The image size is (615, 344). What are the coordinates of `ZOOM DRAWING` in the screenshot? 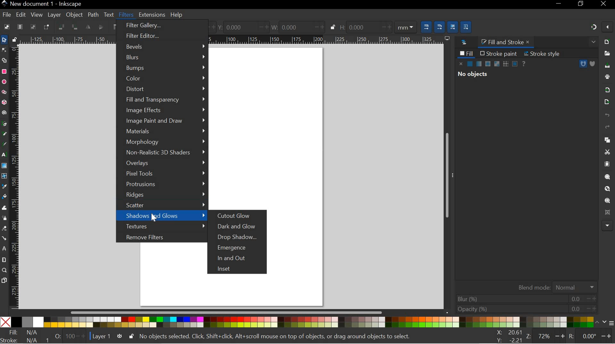 It's located at (607, 189).